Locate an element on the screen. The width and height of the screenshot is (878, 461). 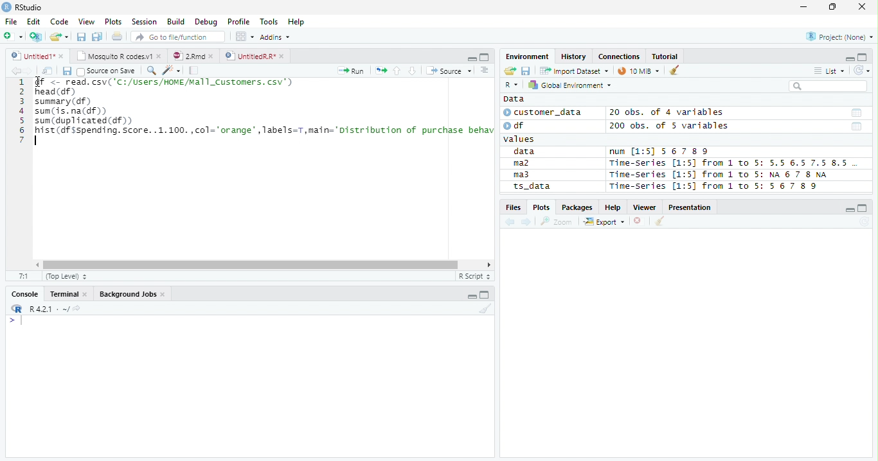
Code is located at coordinates (60, 22).